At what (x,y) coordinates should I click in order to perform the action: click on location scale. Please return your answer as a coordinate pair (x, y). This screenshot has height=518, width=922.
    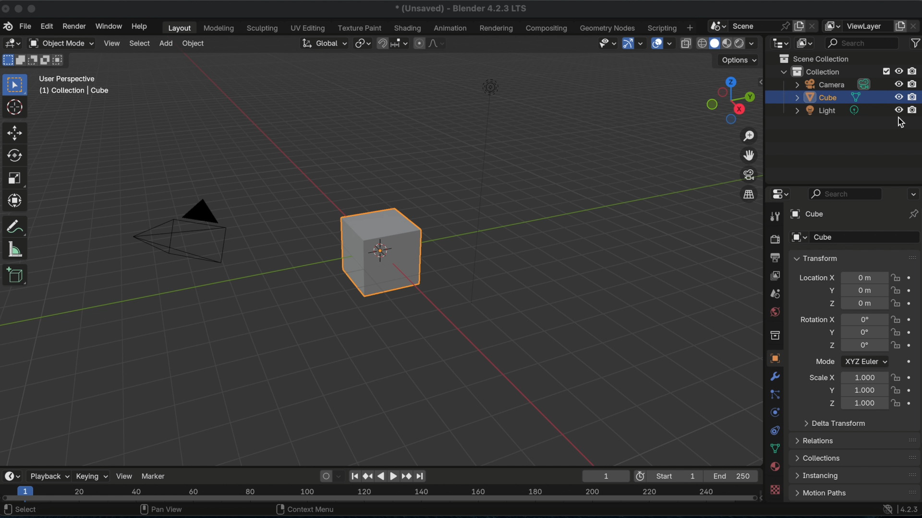
    Looking at the image, I should click on (864, 376).